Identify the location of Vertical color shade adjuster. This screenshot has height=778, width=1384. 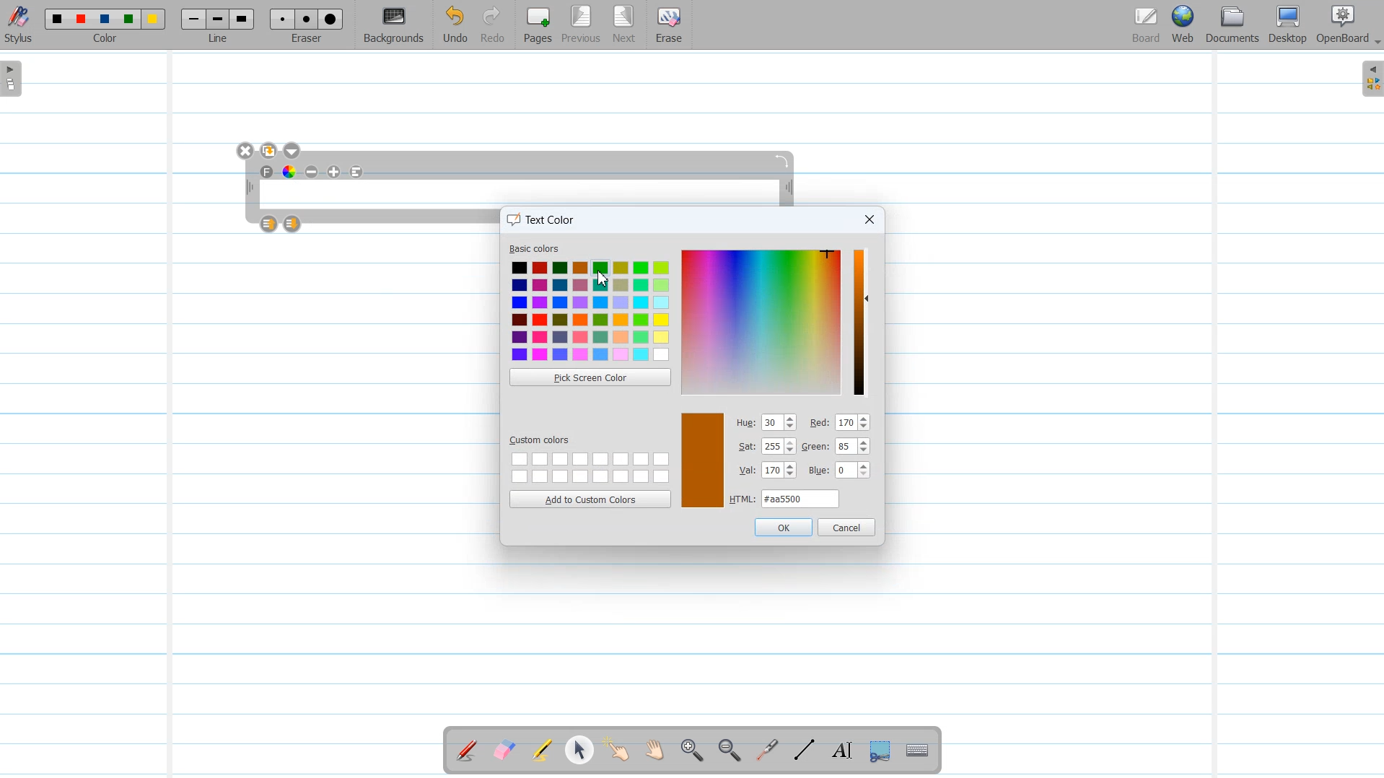
(860, 322).